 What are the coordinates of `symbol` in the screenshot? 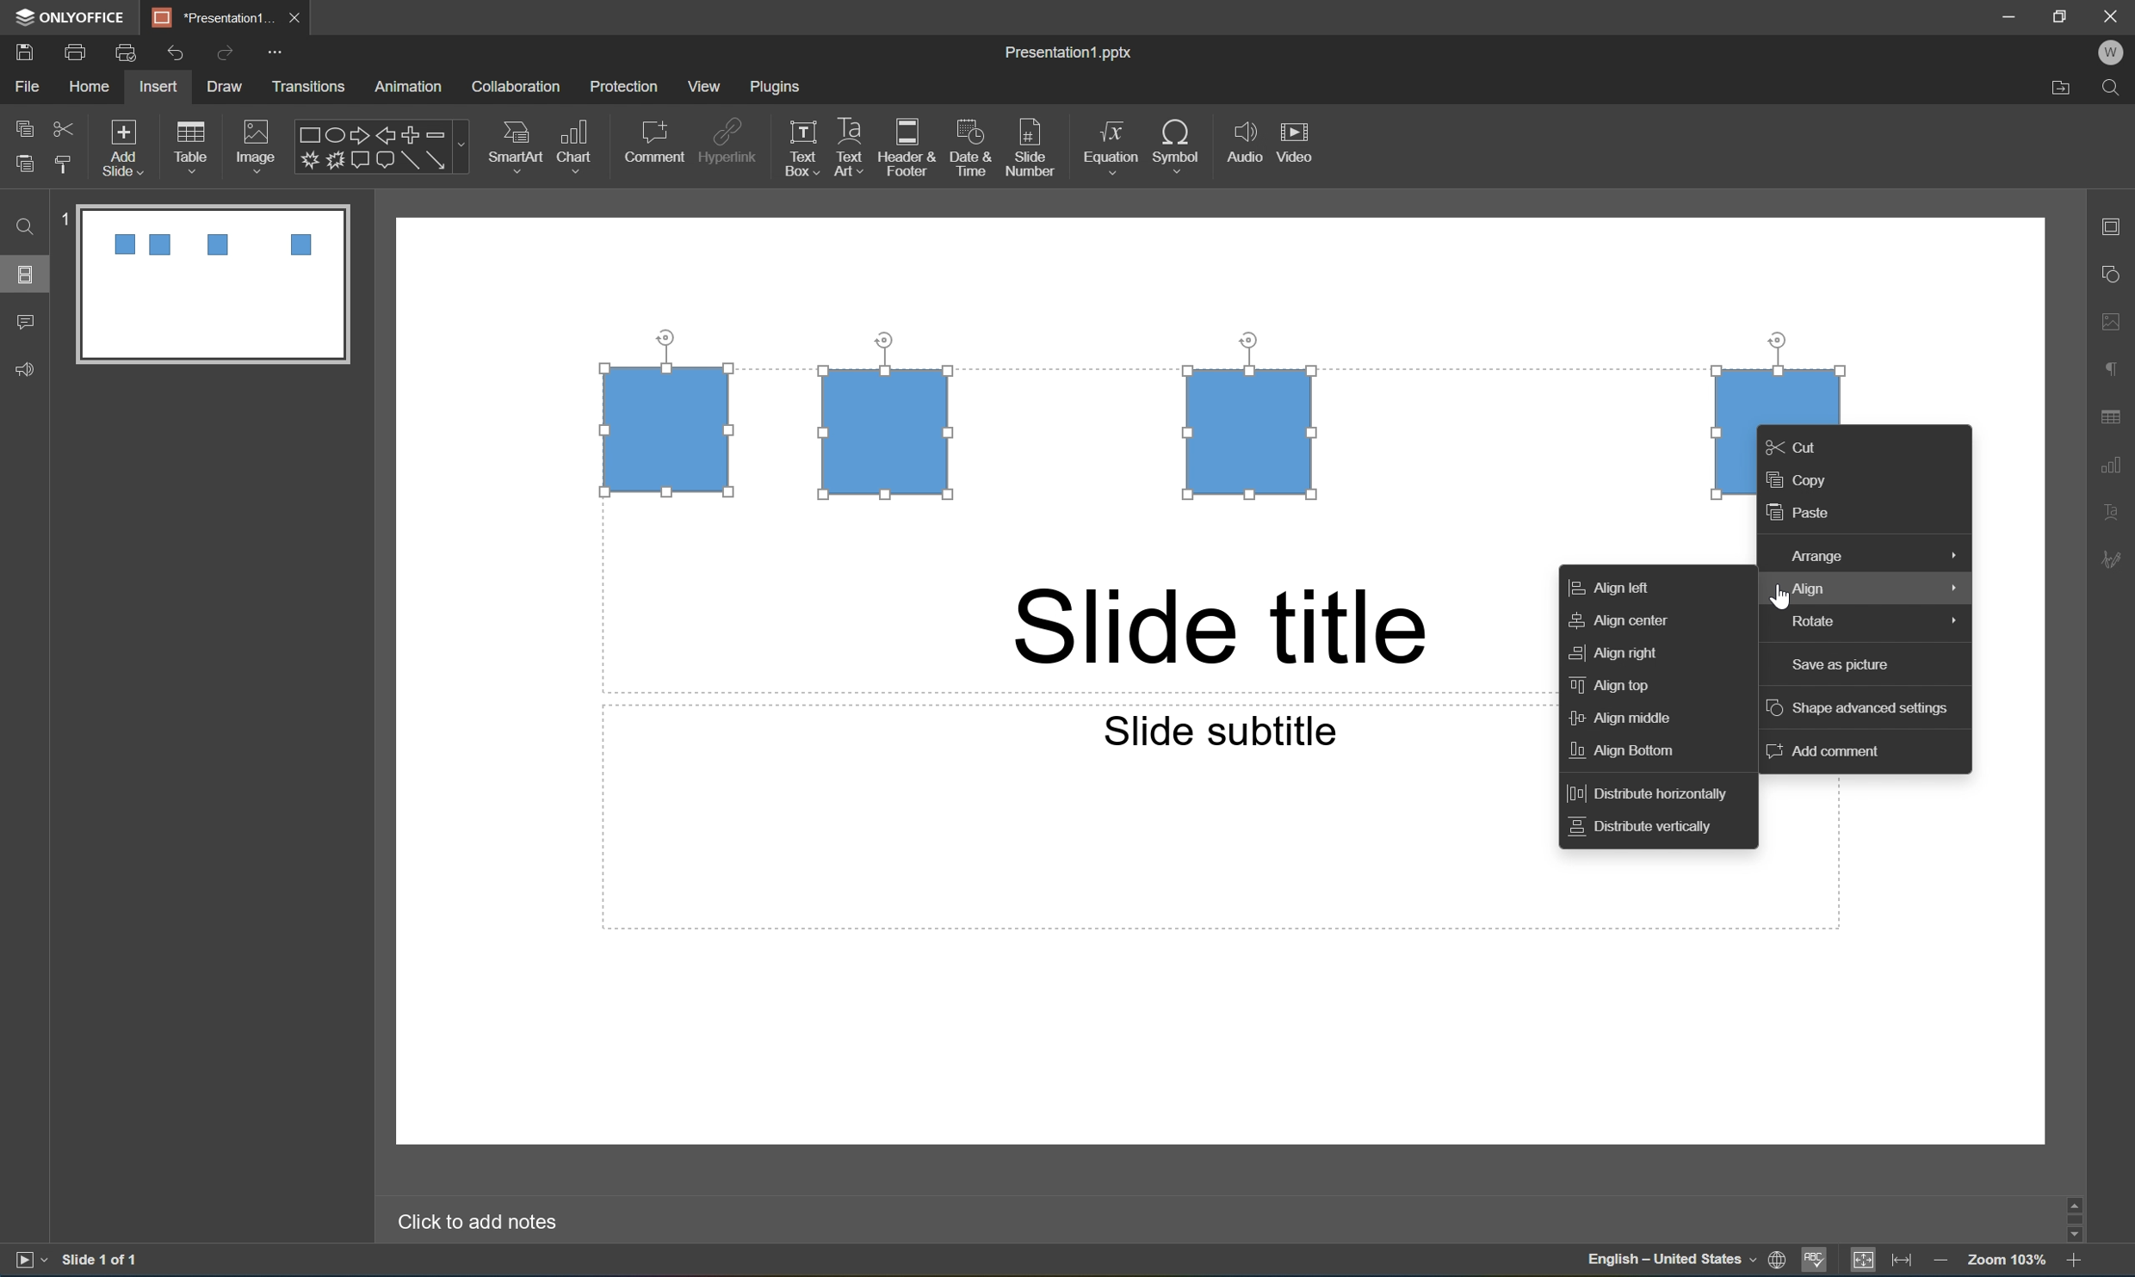 It's located at (1177, 143).